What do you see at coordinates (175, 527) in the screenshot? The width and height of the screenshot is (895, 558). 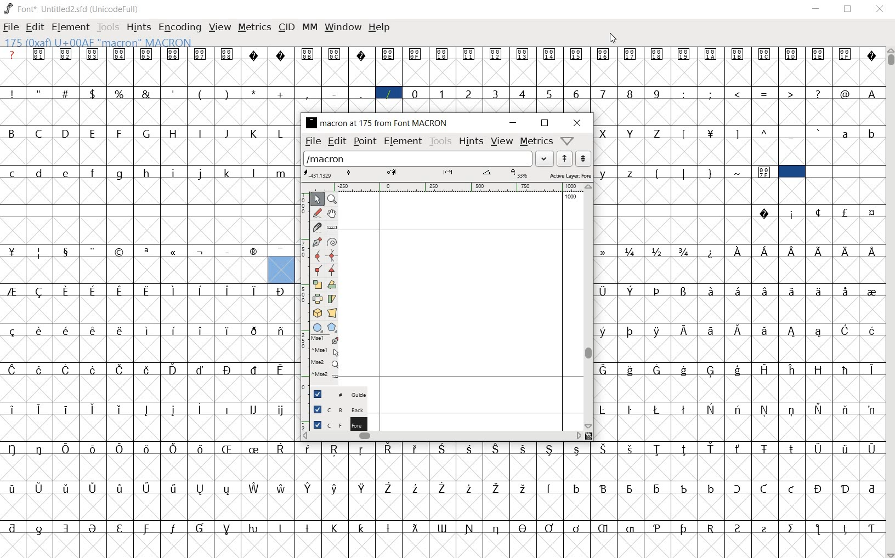 I see `Symbol` at bounding box center [175, 527].